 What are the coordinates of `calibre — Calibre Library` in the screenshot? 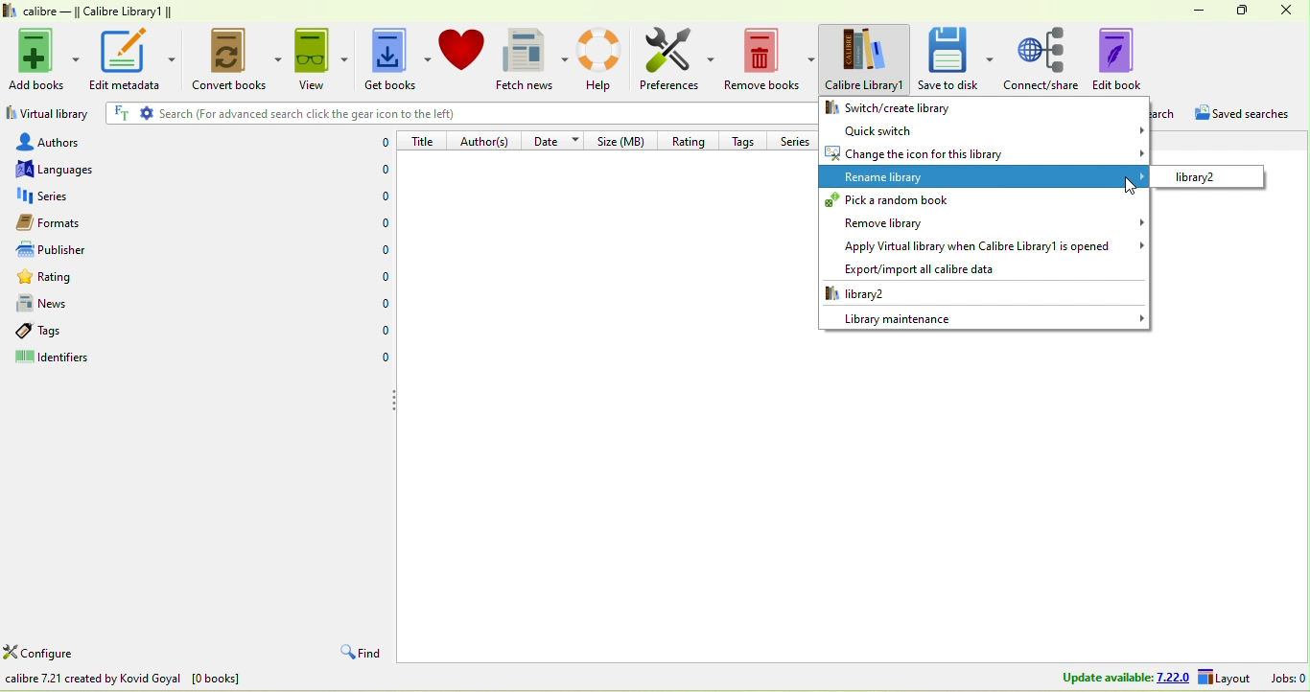 It's located at (84, 12).